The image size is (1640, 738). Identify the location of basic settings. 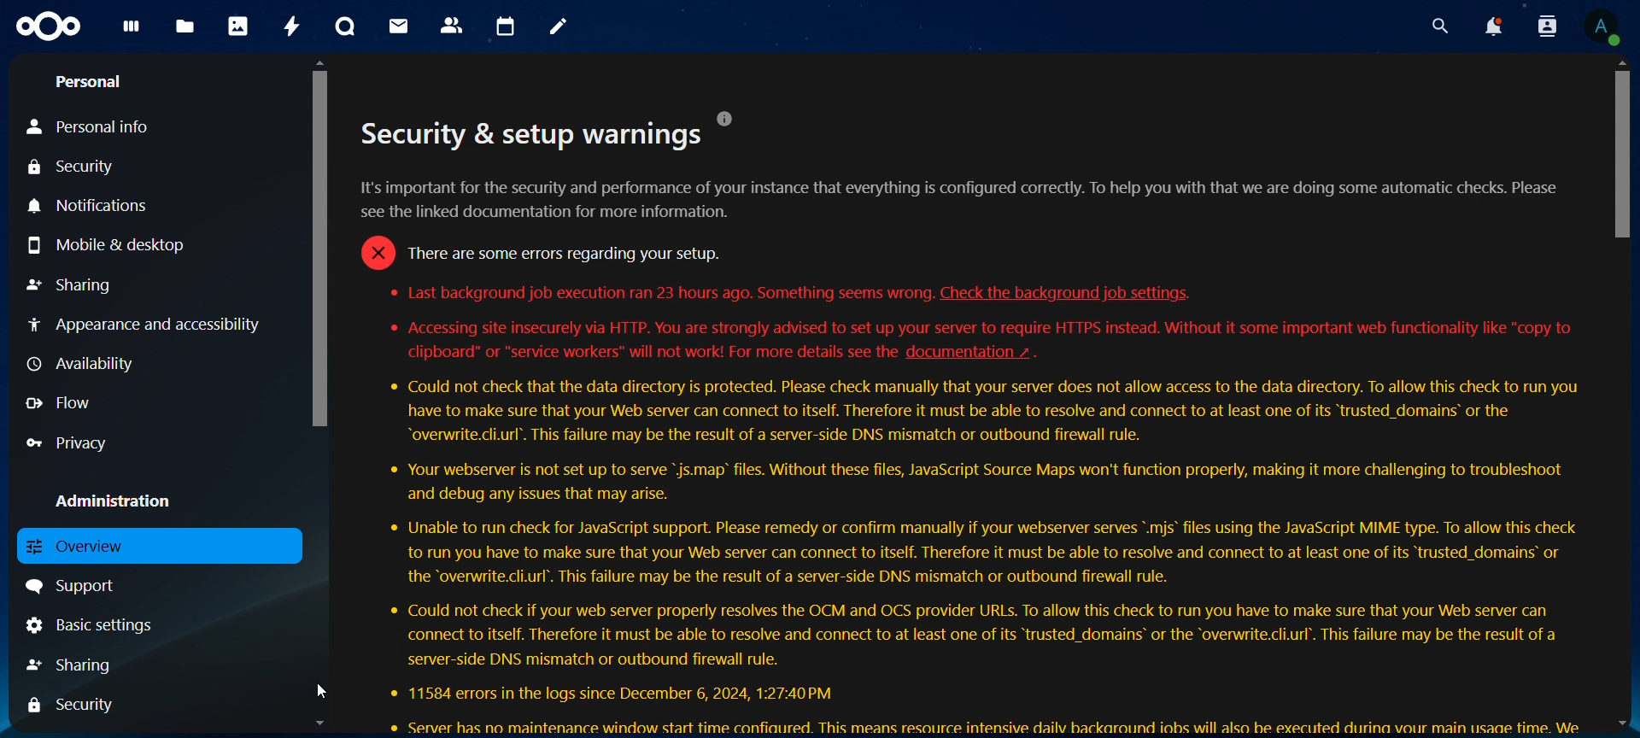
(112, 625).